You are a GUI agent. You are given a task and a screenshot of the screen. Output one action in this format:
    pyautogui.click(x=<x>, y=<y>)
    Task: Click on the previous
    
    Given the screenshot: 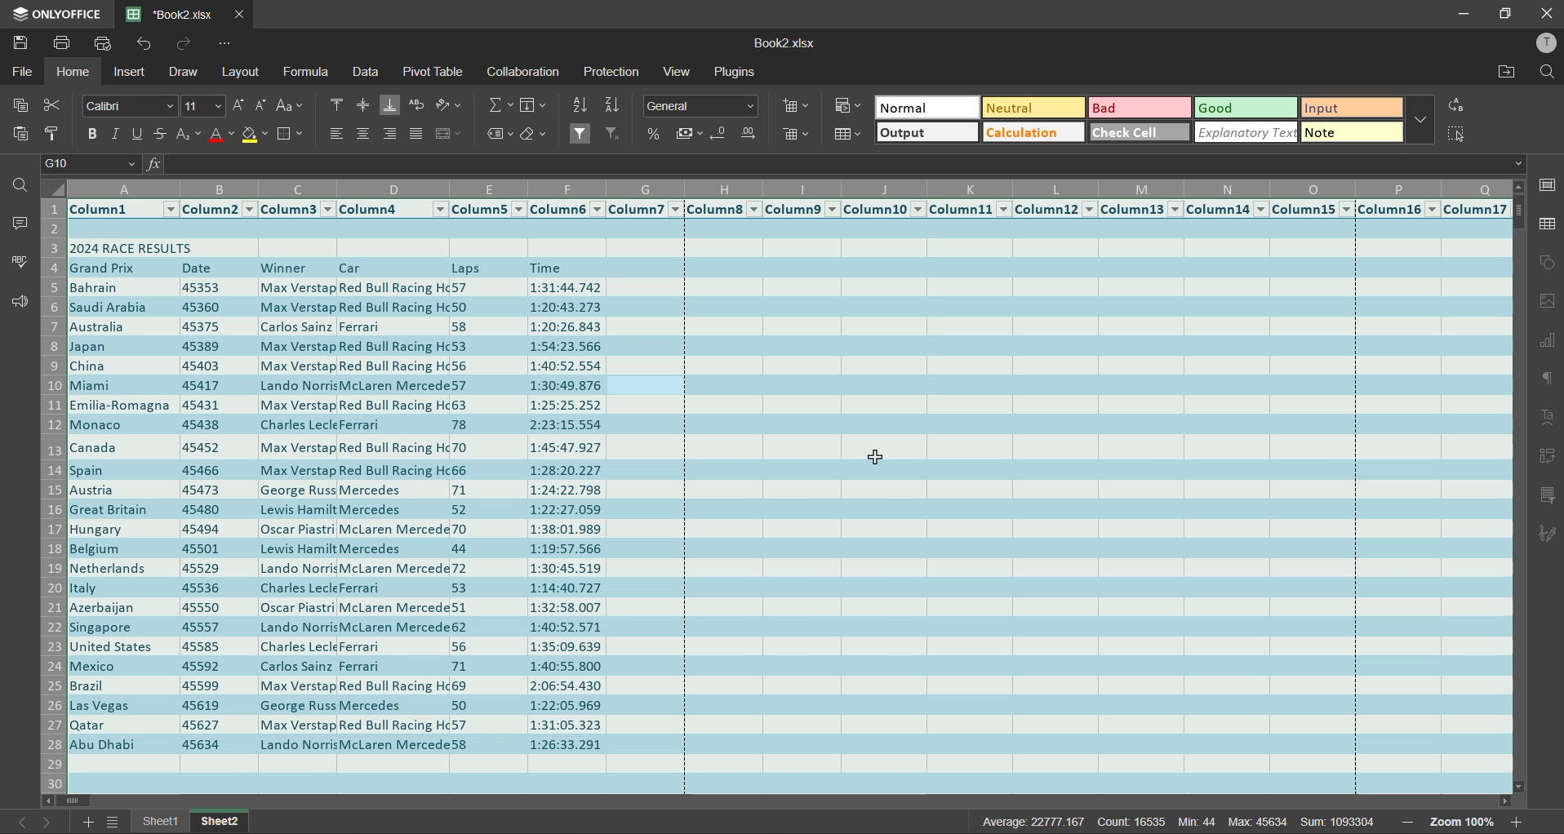 What is the action you would take?
    pyautogui.click(x=16, y=820)
    